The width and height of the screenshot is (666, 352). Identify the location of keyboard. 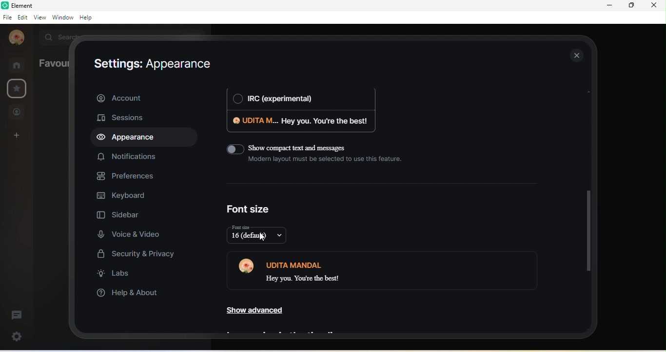
(122, 195).